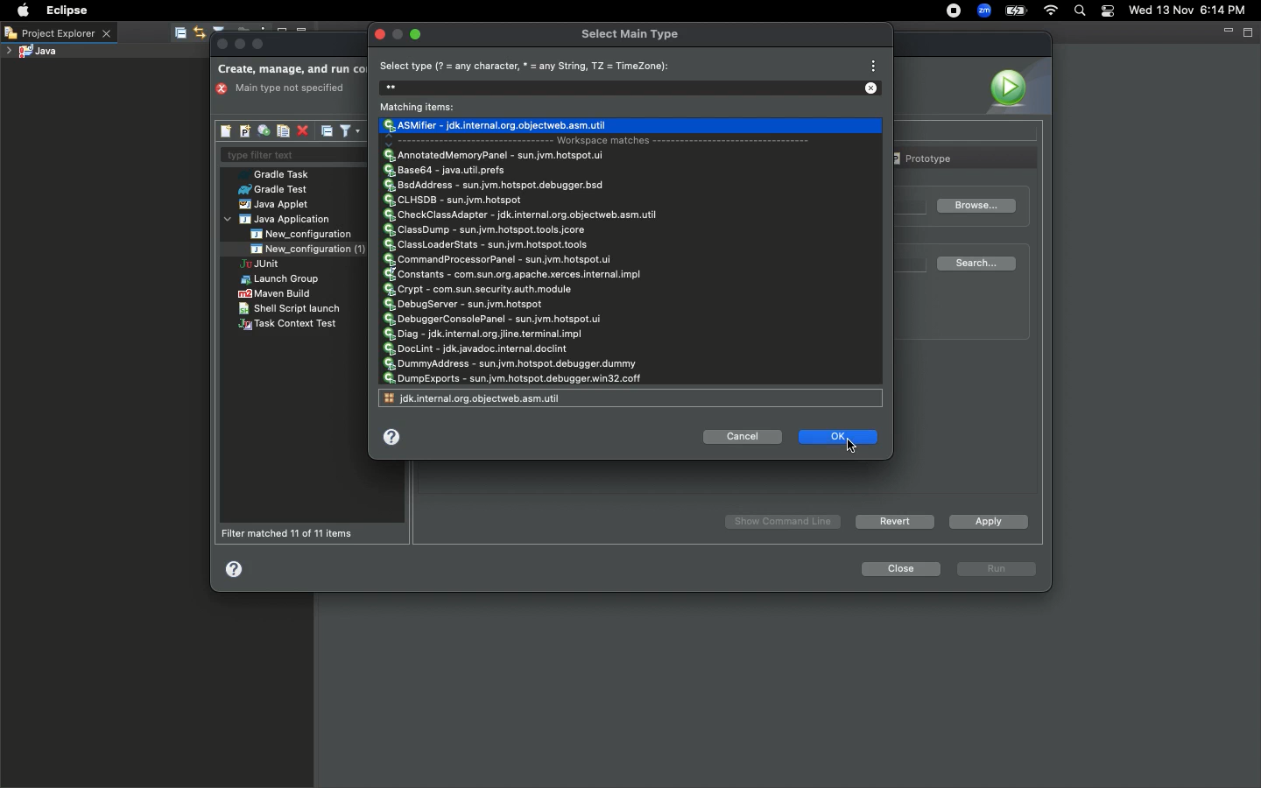 The width and height of the screenshot is (1261, 788). I want to click on Launch group, so click(282, 279).